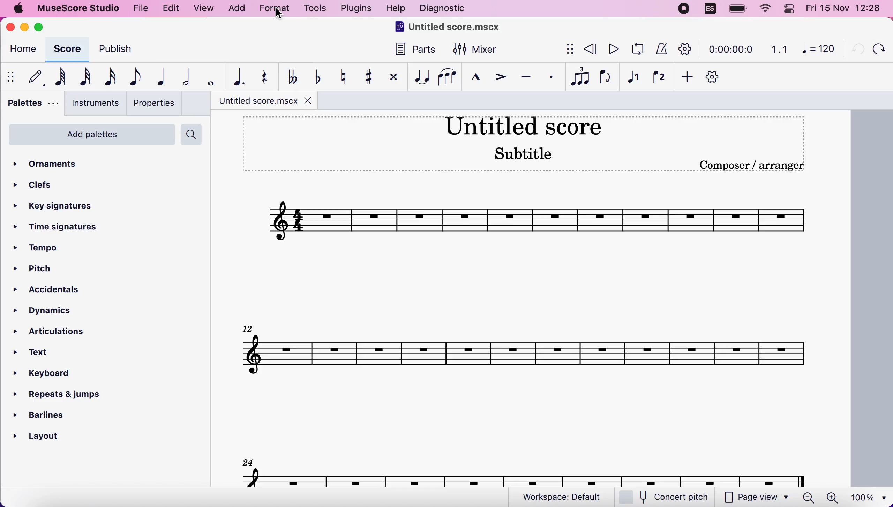 The image size is (893, 507). What do you see at coordinates (45, 434) in the screenshot?
I see `layout` at bounding box center [45, 434].